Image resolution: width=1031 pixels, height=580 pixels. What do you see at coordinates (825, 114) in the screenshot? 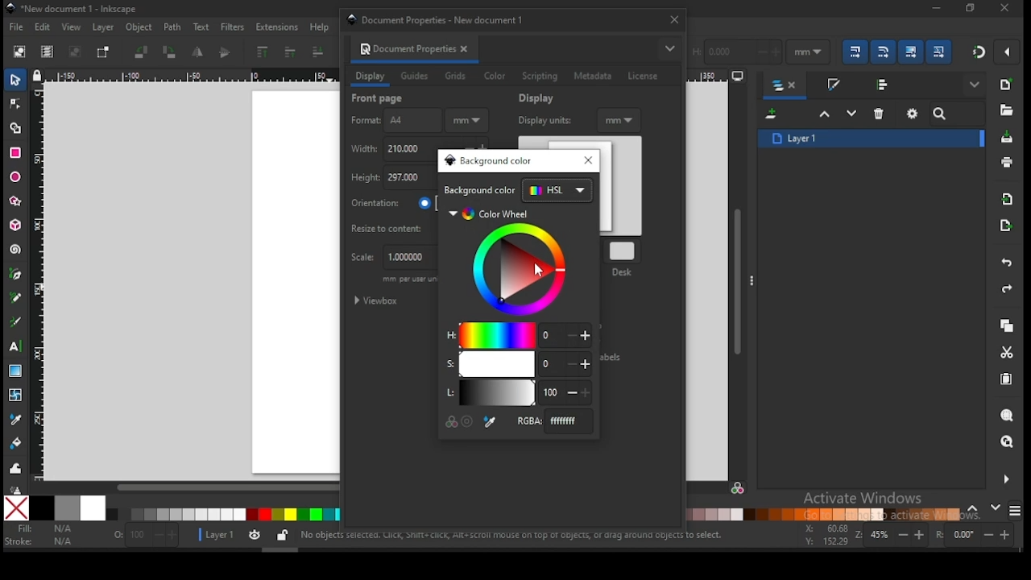
I see `raiseselection one step` at bounding box center [825, 114].